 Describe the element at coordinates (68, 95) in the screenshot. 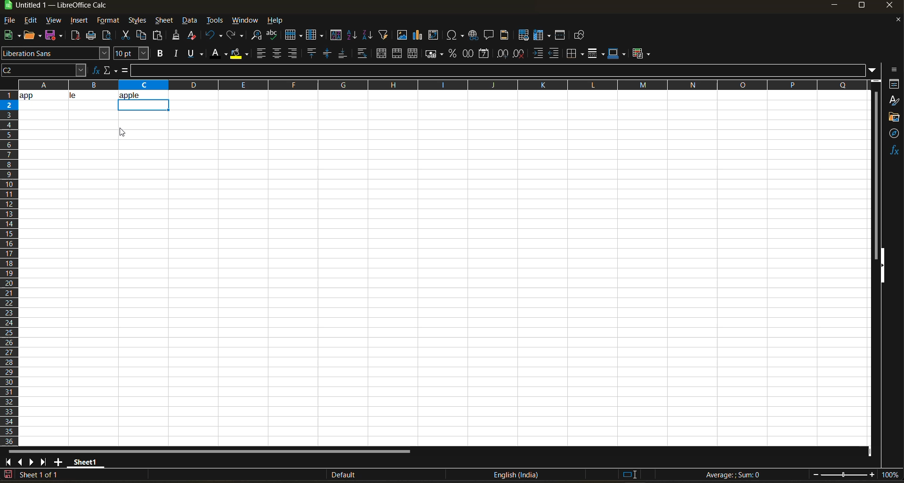

I see `data` at that location.